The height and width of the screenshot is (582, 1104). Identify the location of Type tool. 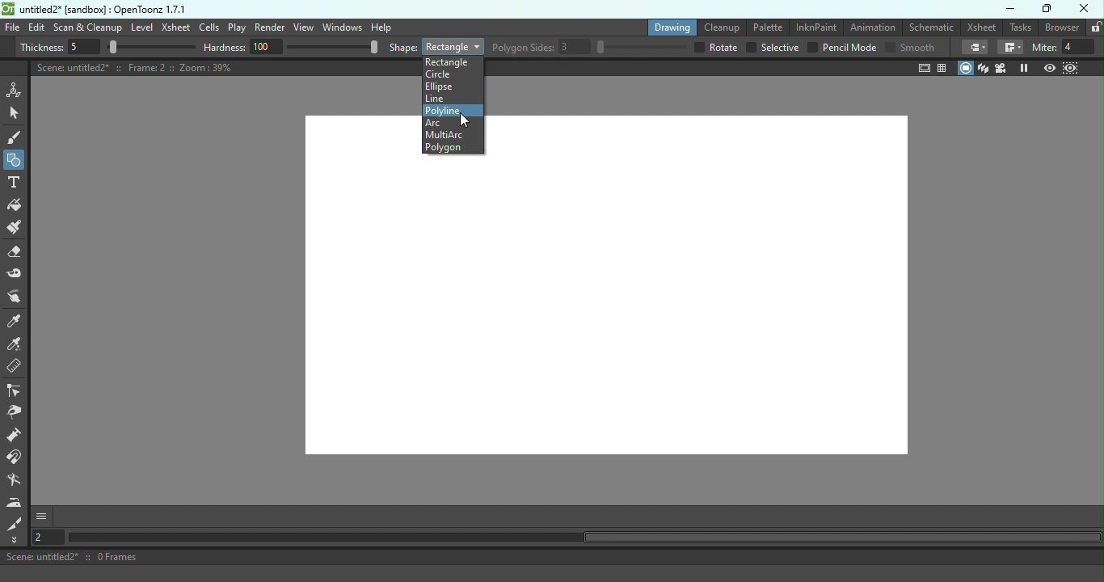
(16, 183).